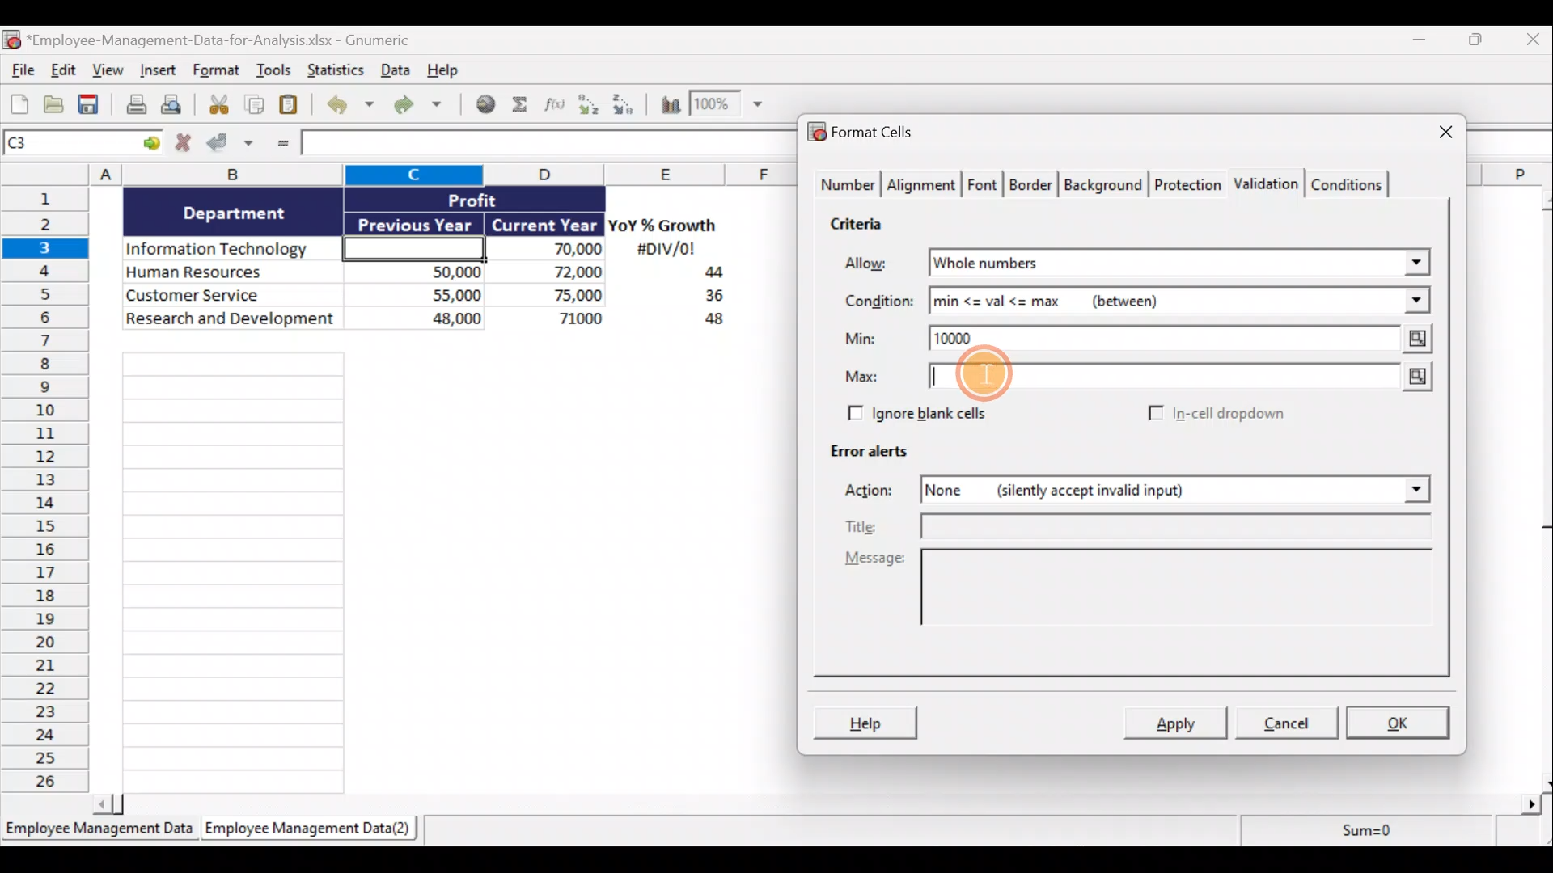  What do you see at coordinates (425, 105) in the screenshot?
I see `Redo undone action` at bounding box center [425, 105].